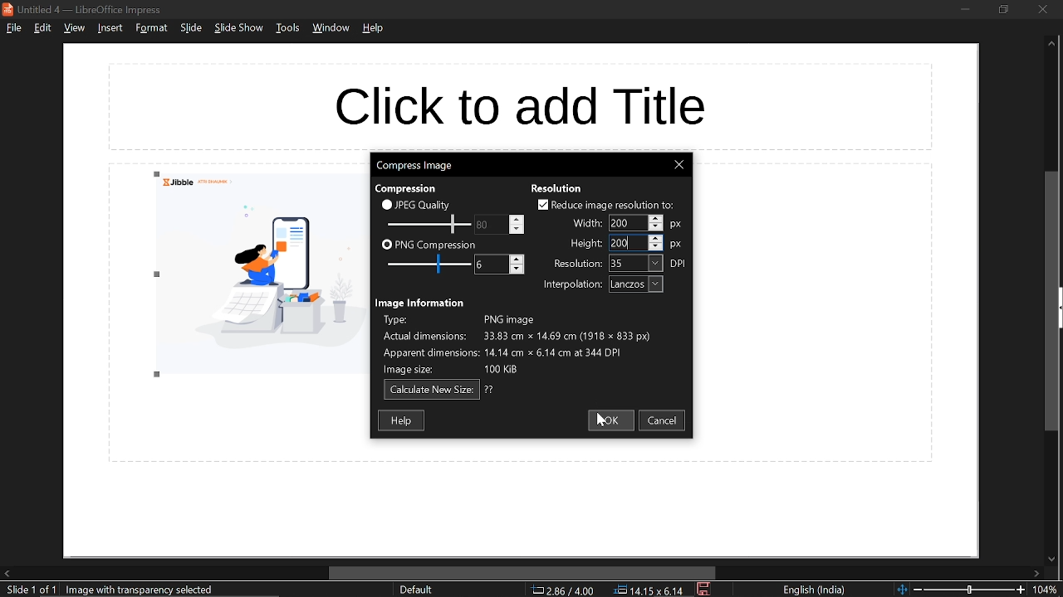  I want to click on increase height, so click(655, 237).